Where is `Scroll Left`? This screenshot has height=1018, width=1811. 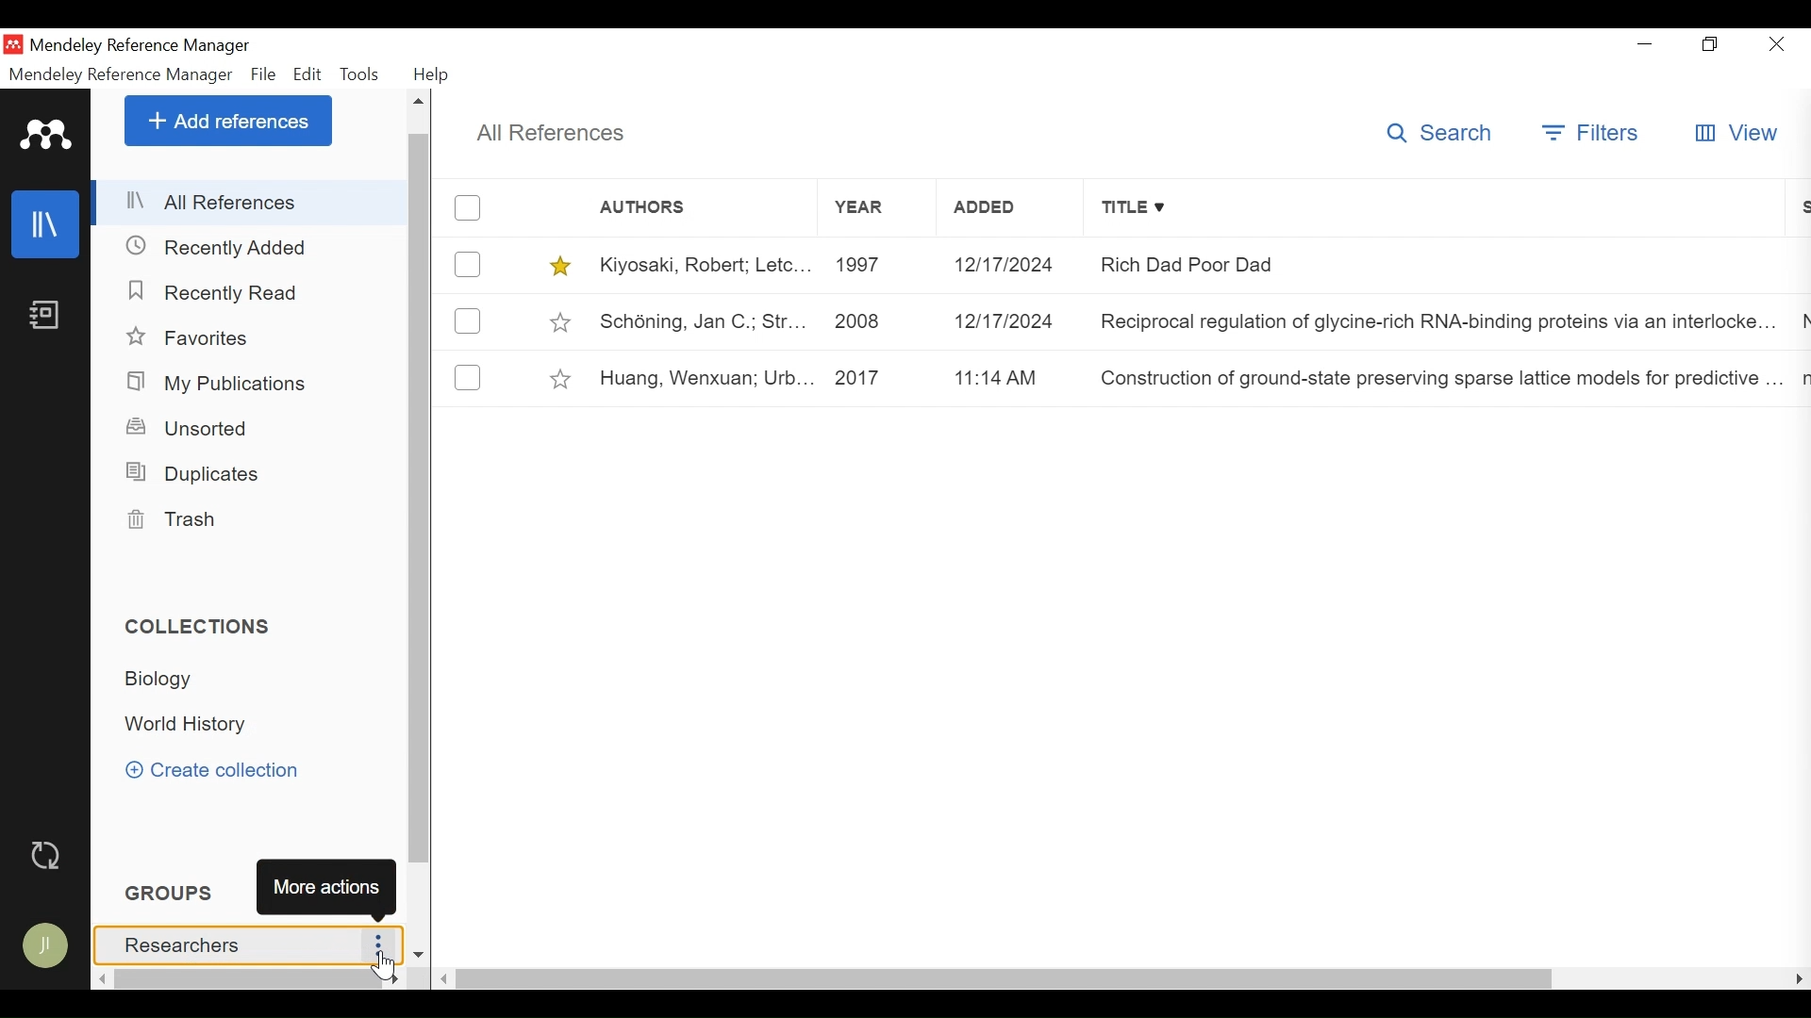 Scroll Left is located at coordinates (1800, 979).